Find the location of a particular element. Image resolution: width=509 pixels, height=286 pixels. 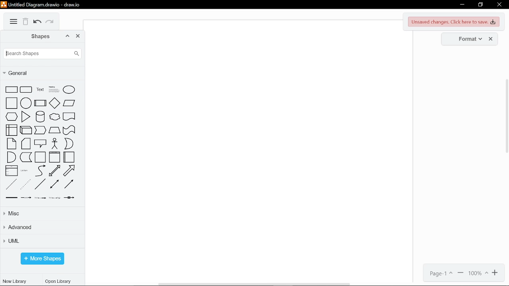

zoom out is located at coordinates (461, 273).